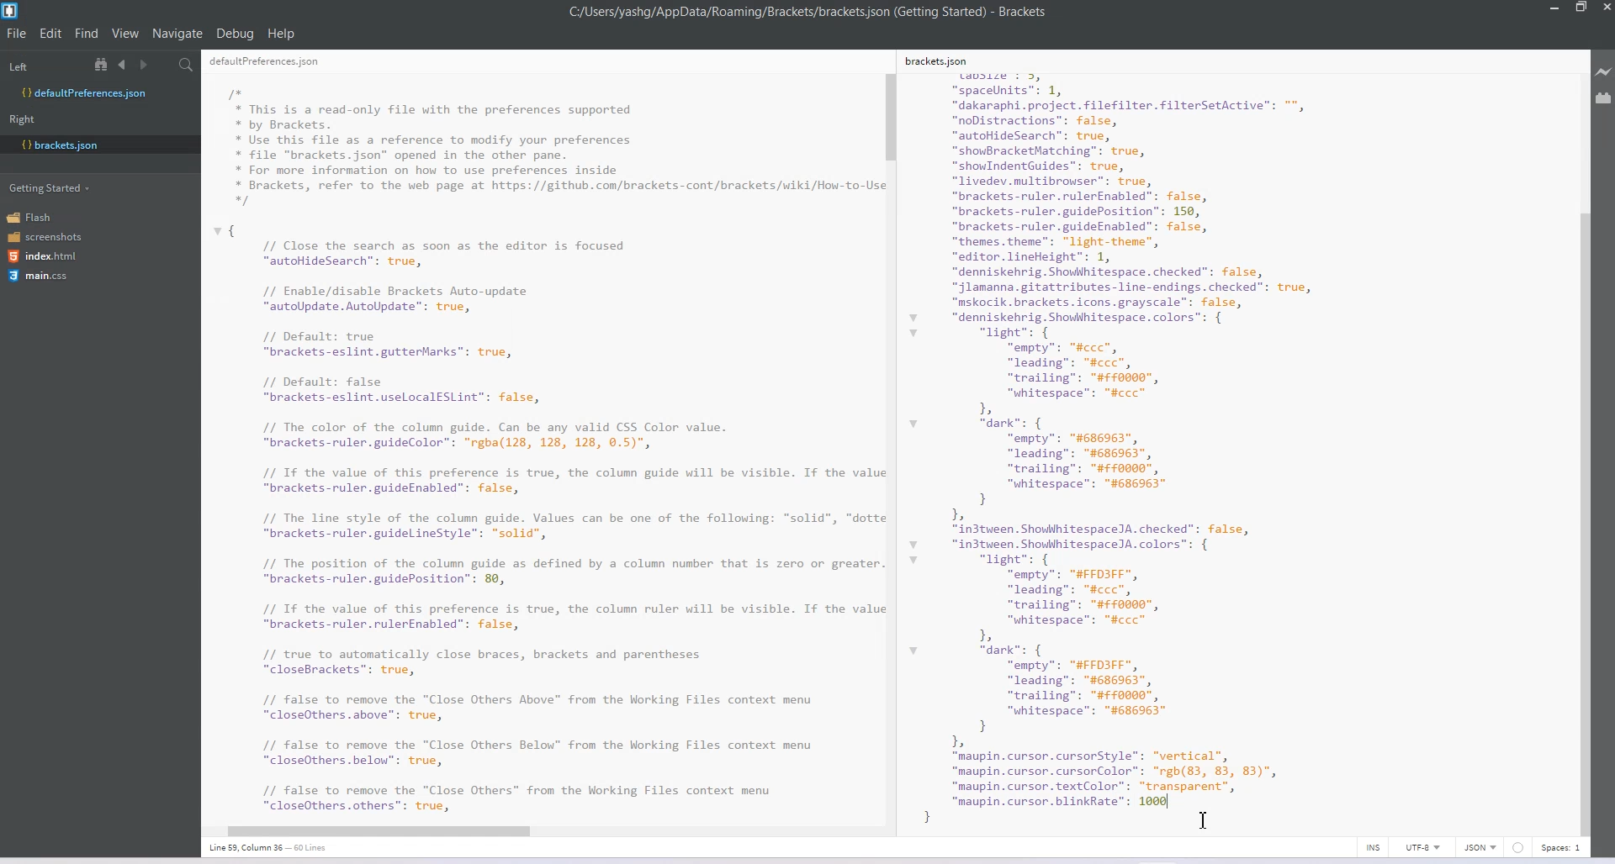  What do you see at coordinates (124, 64) in the screenshot?
I see `Navigate Backward` at bounding box center [124, 64].